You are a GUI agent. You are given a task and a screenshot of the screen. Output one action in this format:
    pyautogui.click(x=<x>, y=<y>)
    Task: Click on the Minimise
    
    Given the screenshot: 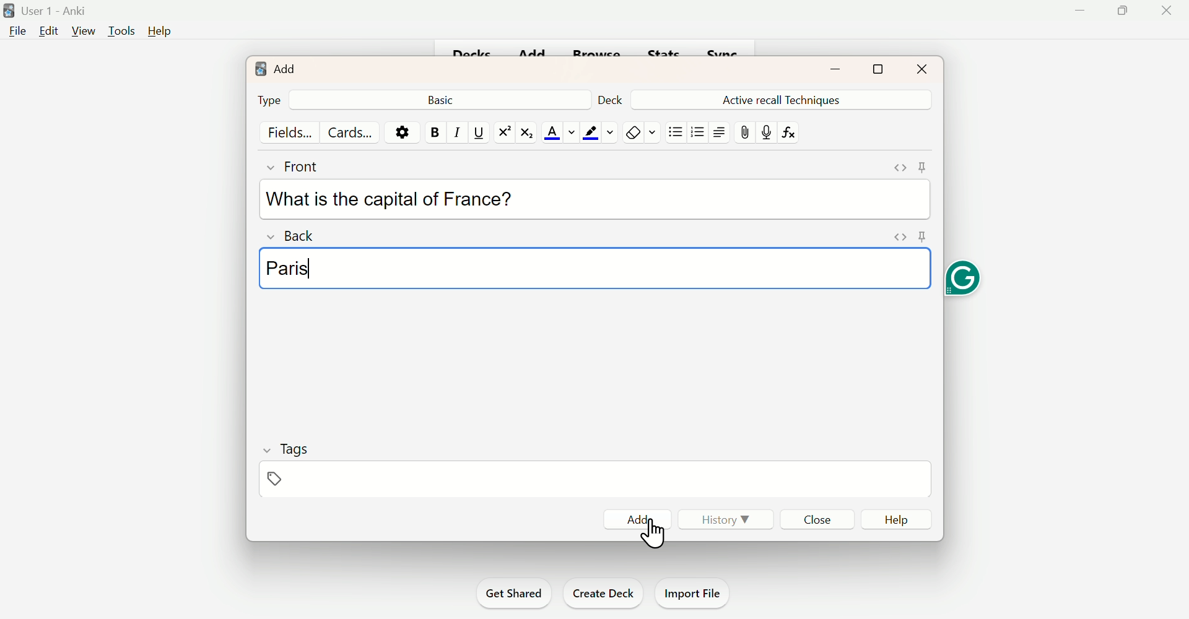 What is the action you would take?
    pyautogui.click(x=1080, y=12)
    